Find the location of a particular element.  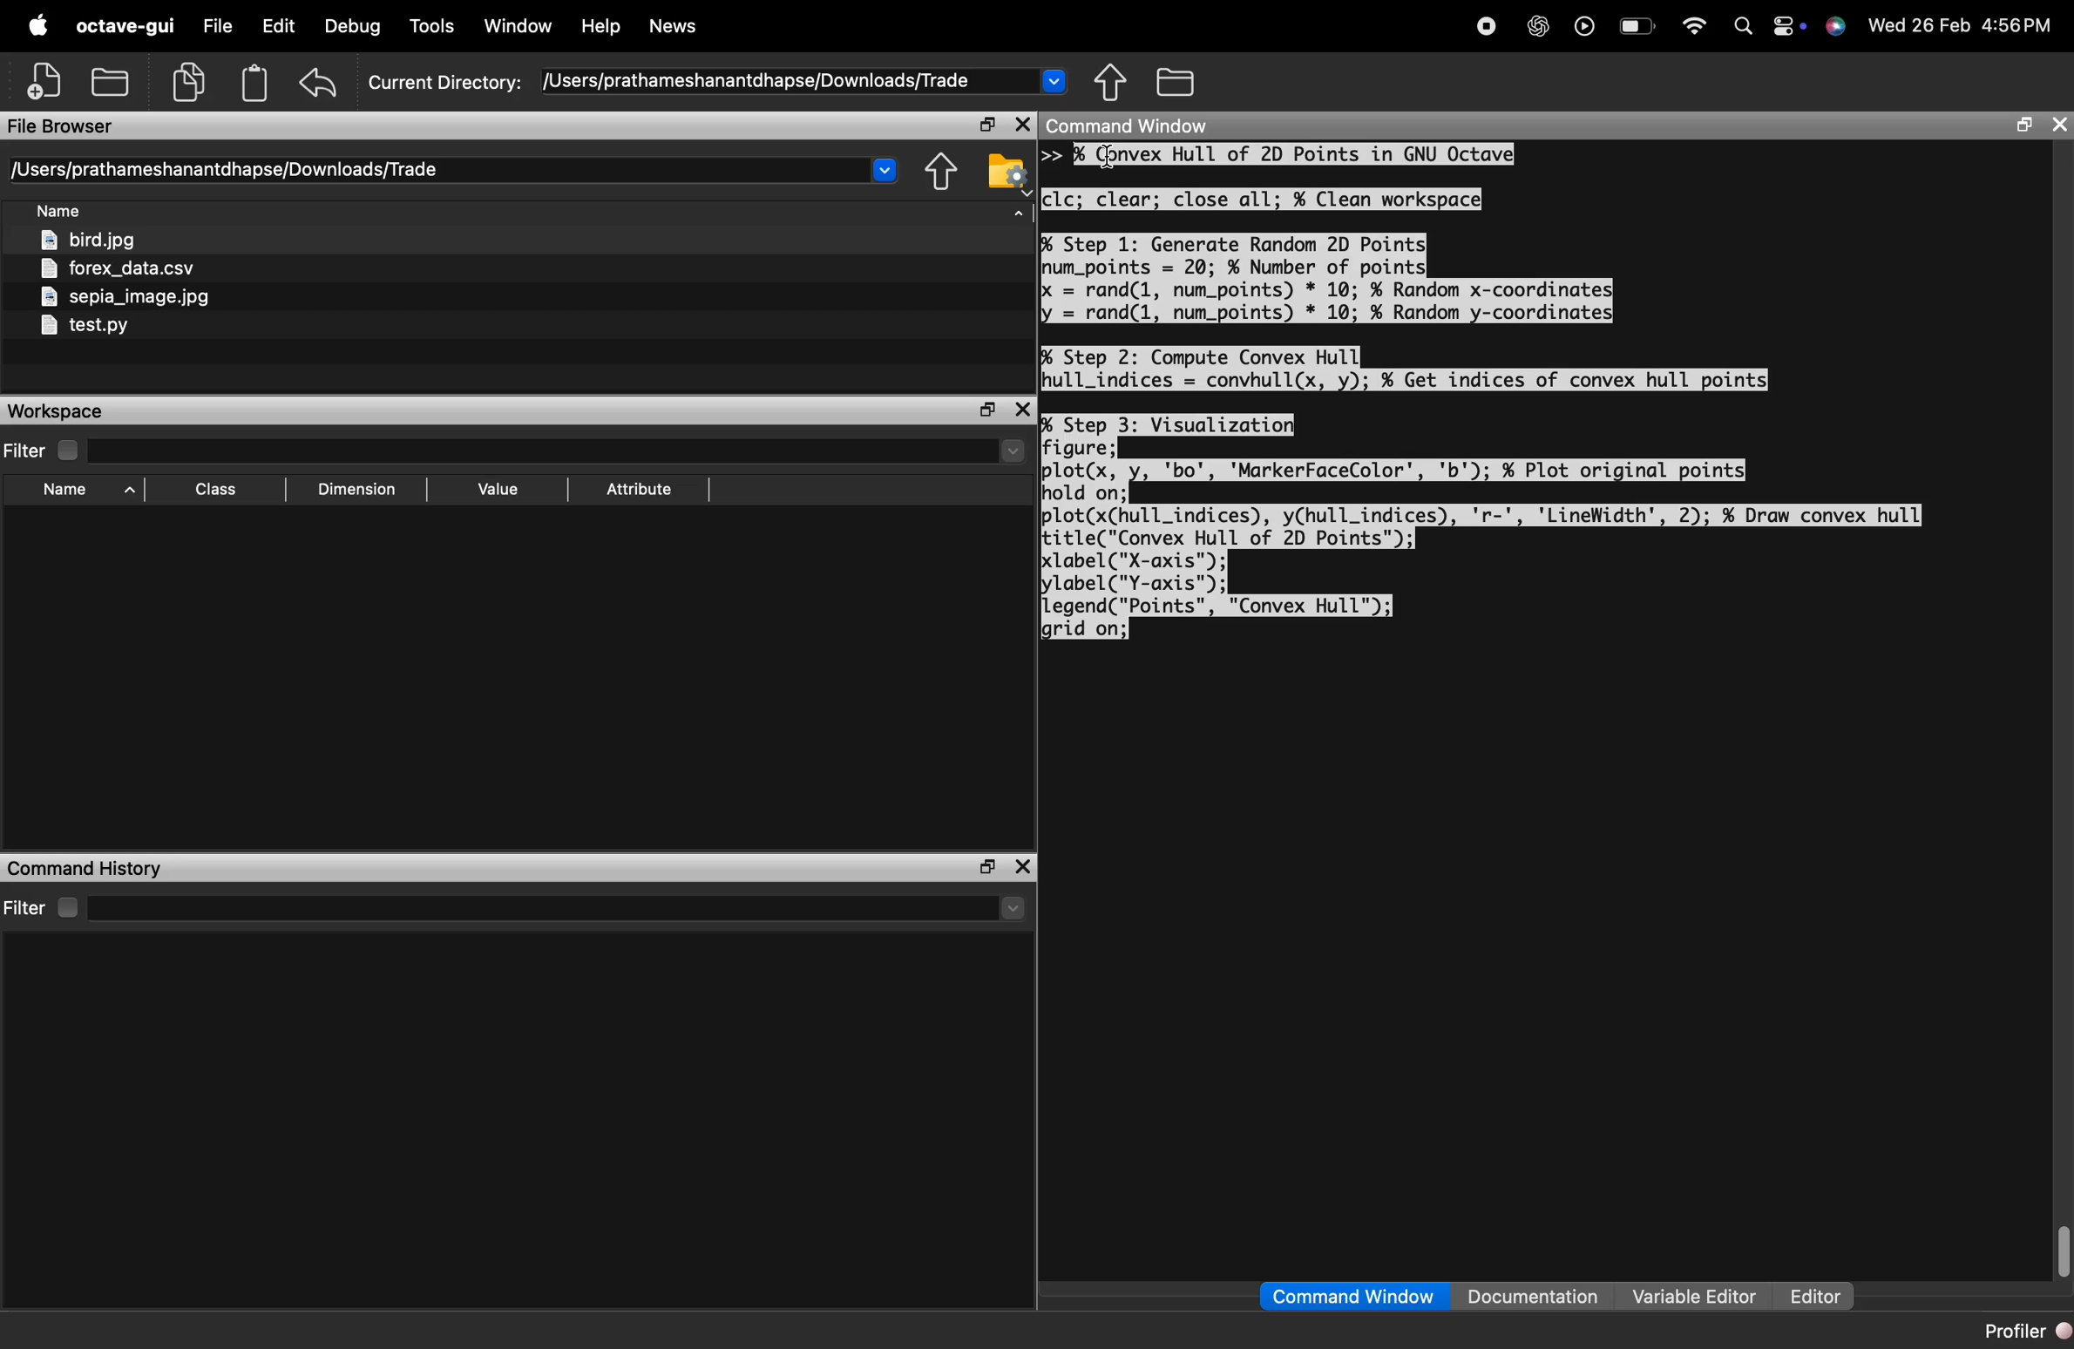

octave-gui is located at coordinates (126, 25).